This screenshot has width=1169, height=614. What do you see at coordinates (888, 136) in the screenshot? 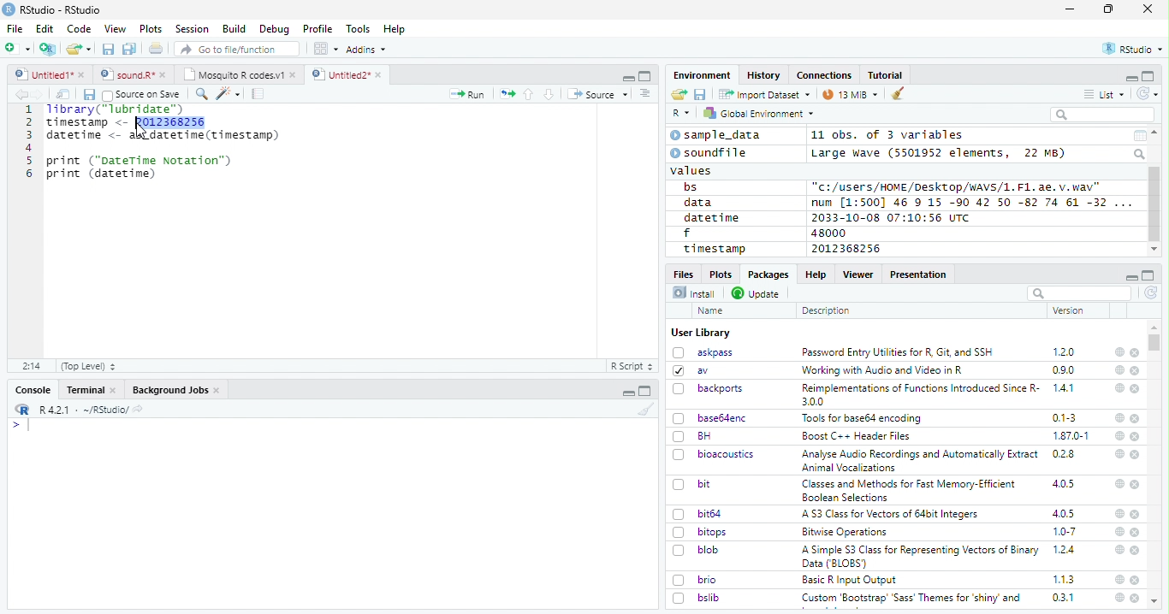
I see `11 obs. of 3 variables` at bounding box center [888, 136].